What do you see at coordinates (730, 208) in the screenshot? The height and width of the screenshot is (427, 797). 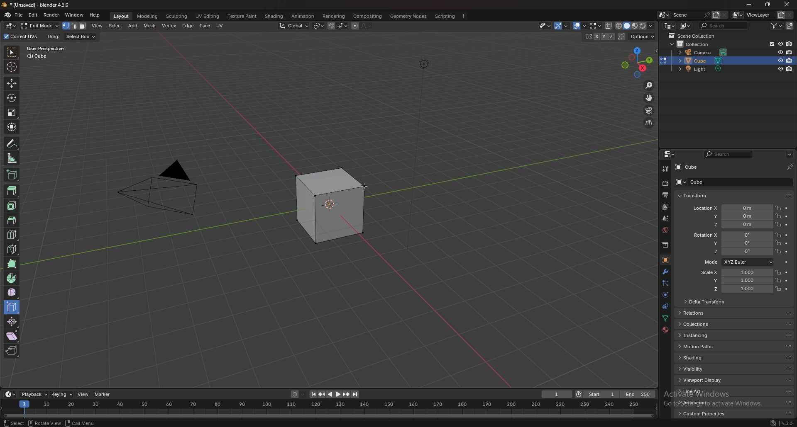 I see `location x` at bounding box center [730, 208].